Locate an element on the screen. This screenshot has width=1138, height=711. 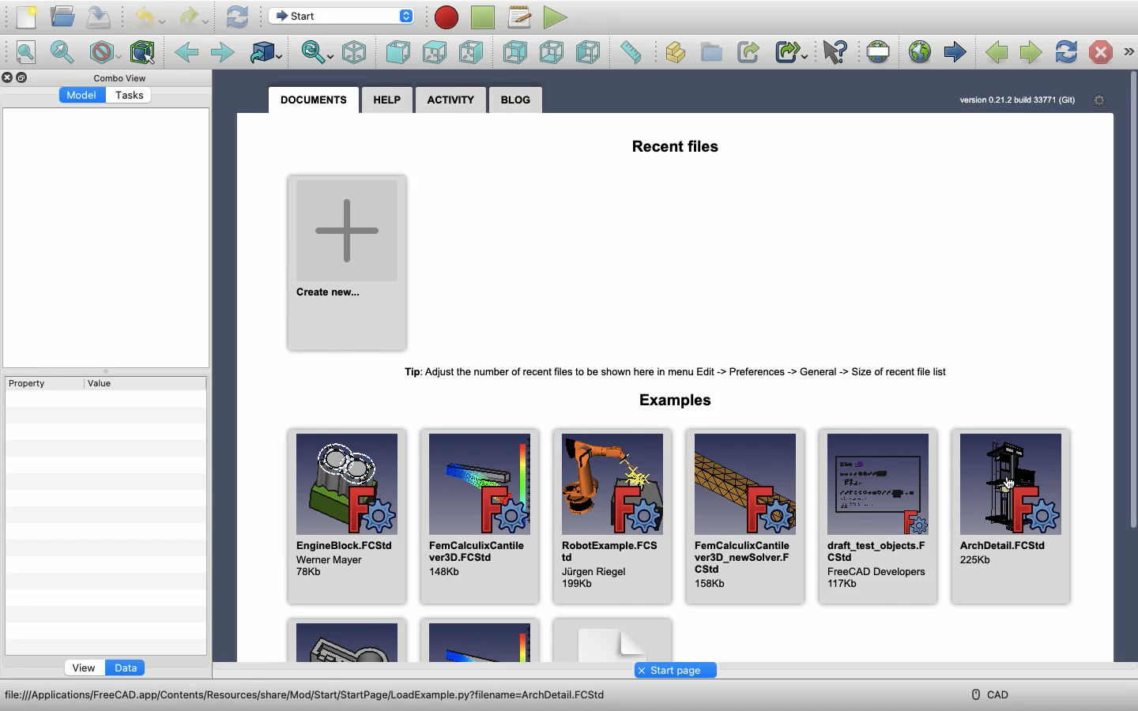
Scroll is located at coordinates (1131, 301).